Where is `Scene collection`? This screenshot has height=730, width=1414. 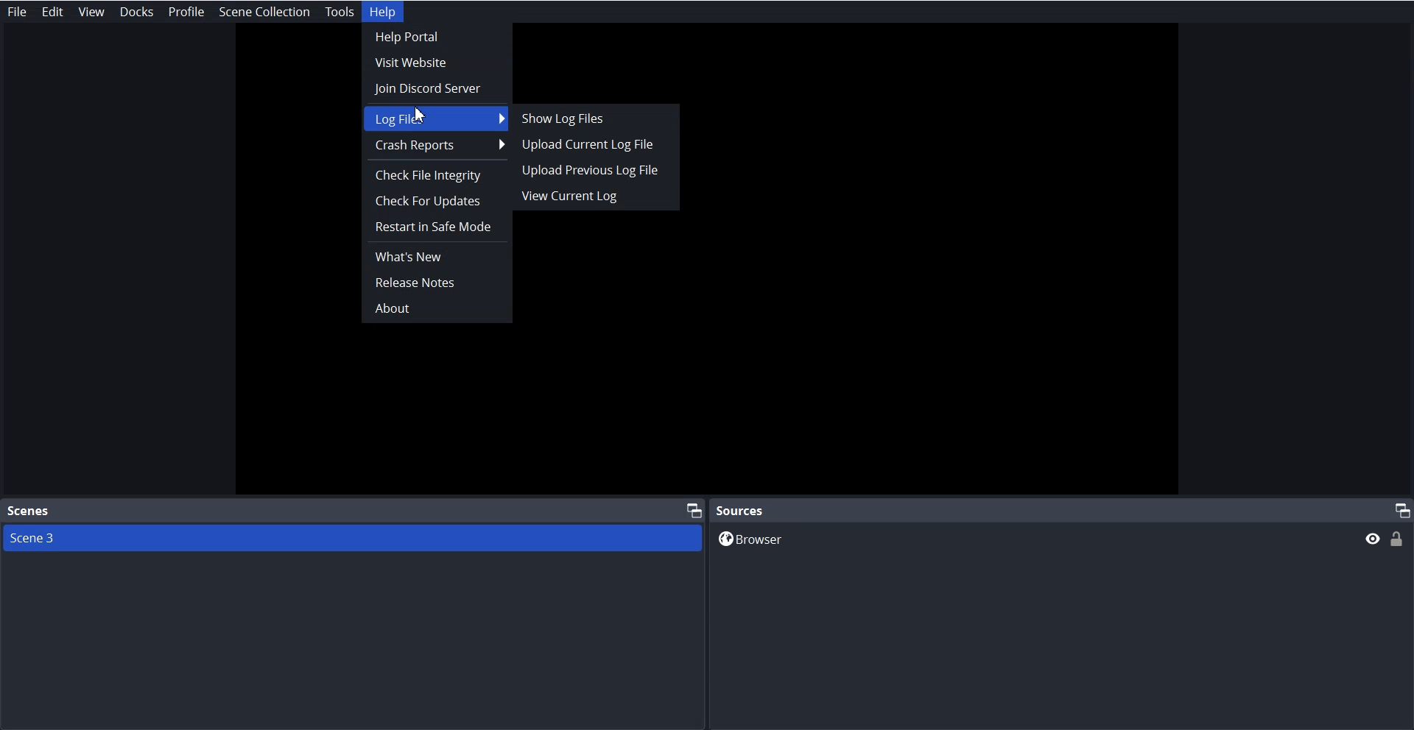 Scene collection is located at coordinates (264, 11).